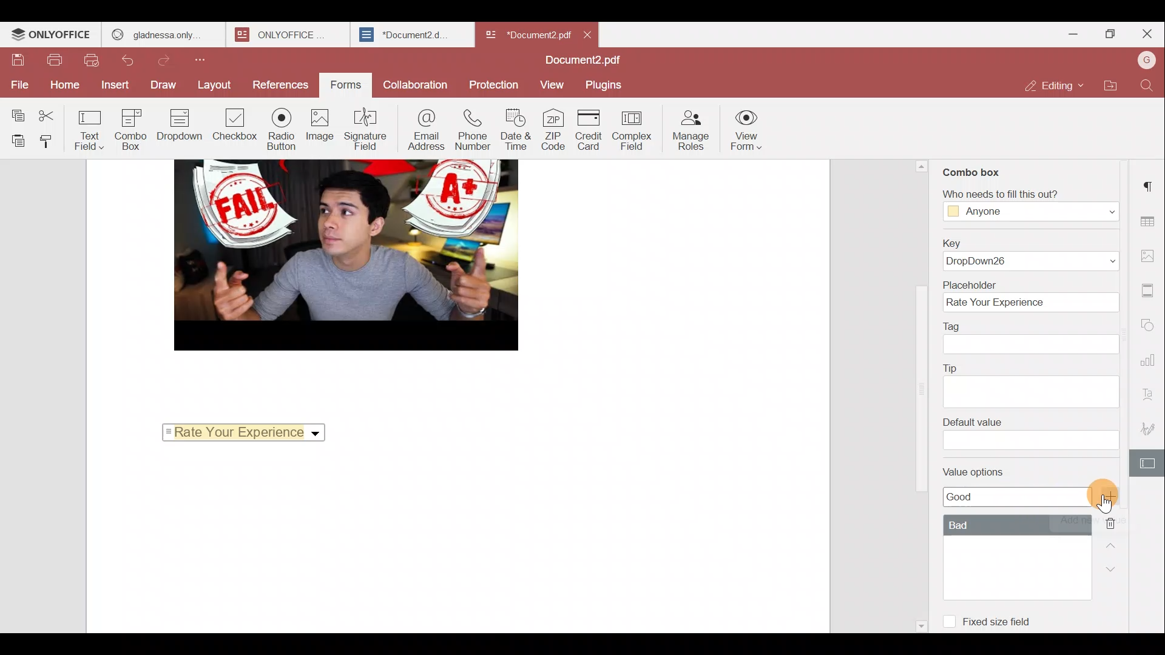 This screenshot has height=655, width=1165. I want to click on Editing mode, so click(1053, 87).